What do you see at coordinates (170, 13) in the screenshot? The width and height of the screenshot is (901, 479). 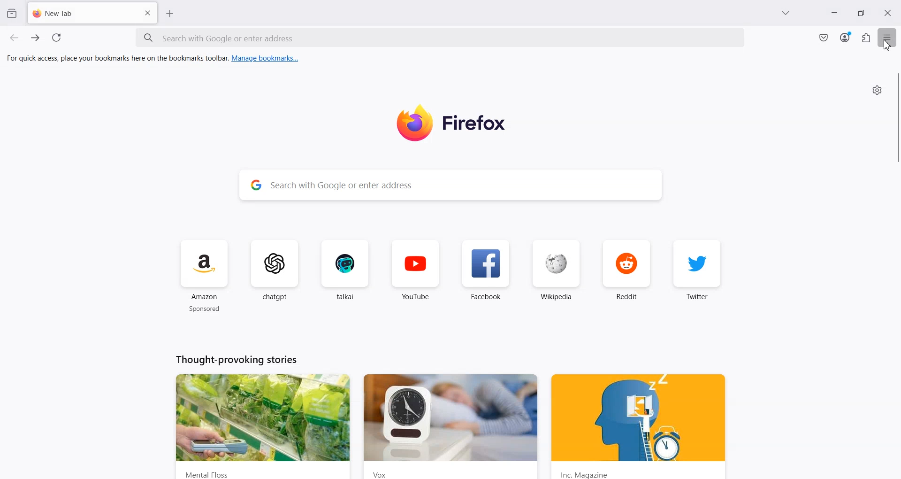 I see `New Tab` at bounding box center [170, 13].